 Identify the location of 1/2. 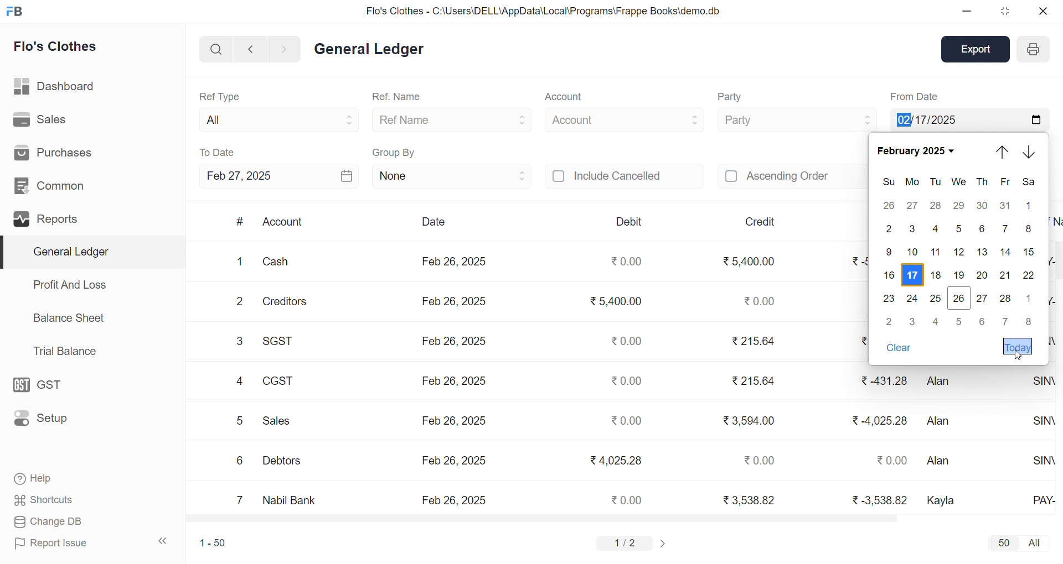
(627, 542).